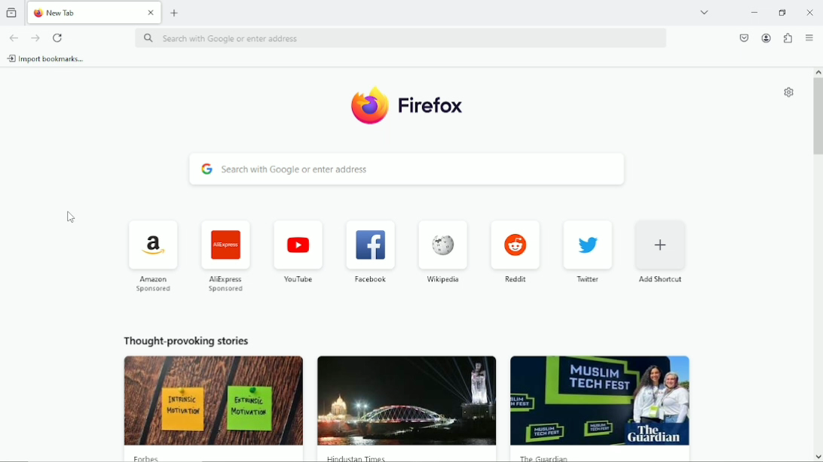  Describe the element at coordinates (818, 457) in the screenshot. I see `scroll down` at that location.